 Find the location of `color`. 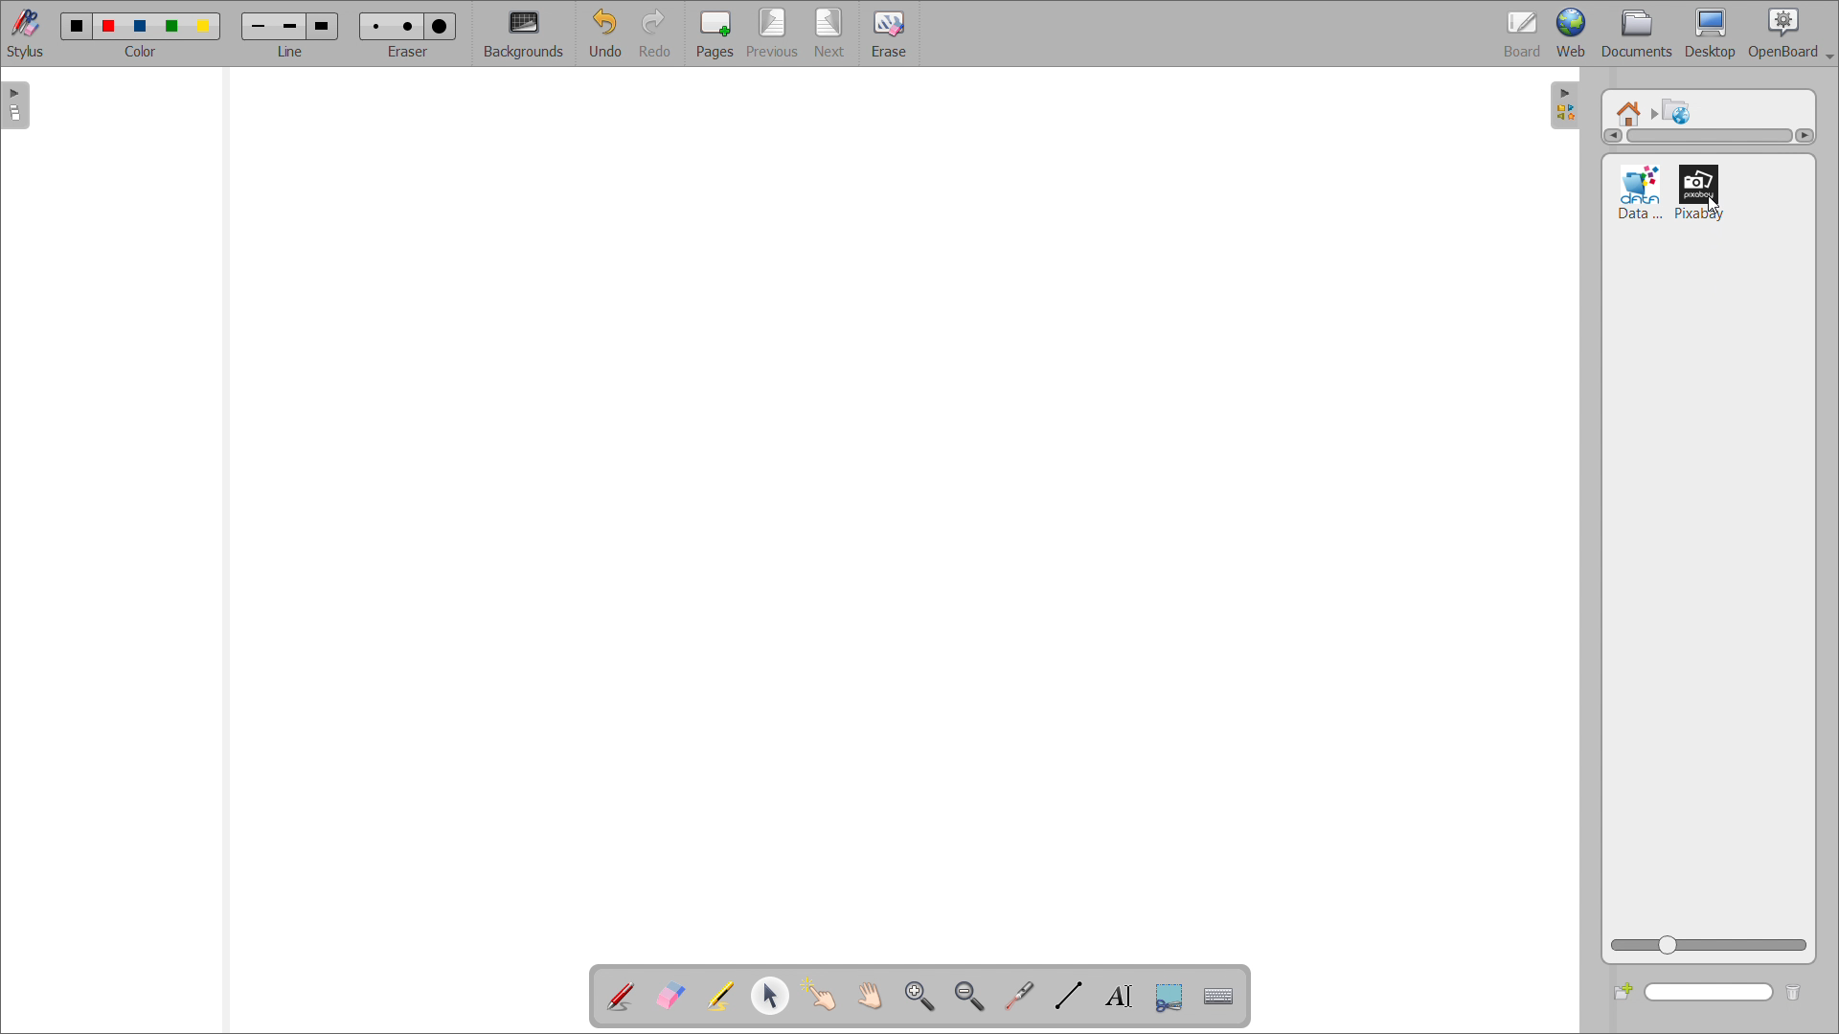

color is located at coordinates (142, 52).